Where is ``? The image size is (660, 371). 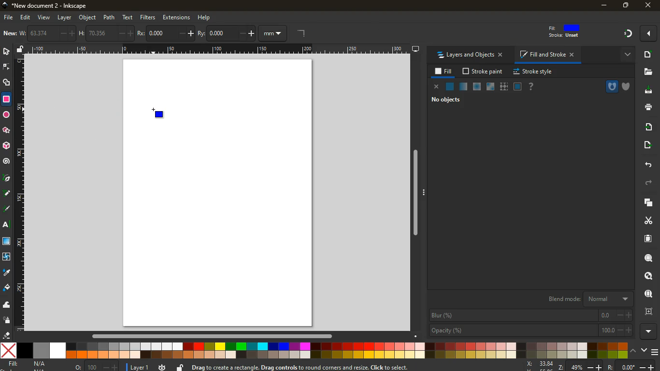
 is located at coordinates (216, 334).